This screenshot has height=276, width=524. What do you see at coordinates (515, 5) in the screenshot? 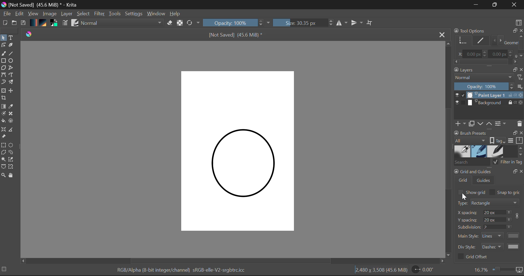
I see `Close` at bounding box center [515, 5].